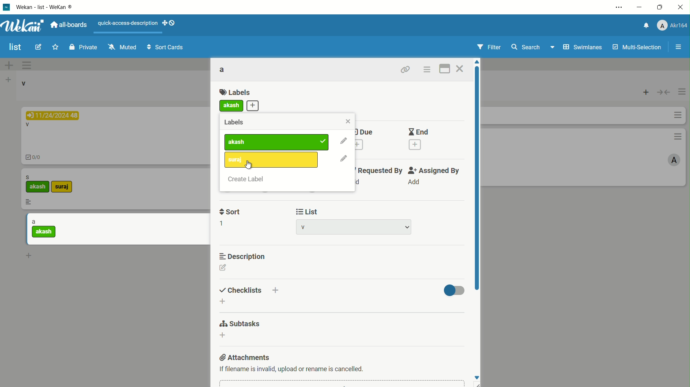  What do you see at coordinates (47, 233) in the screenshot?
I see `akash` at bounding box center [47, 233].